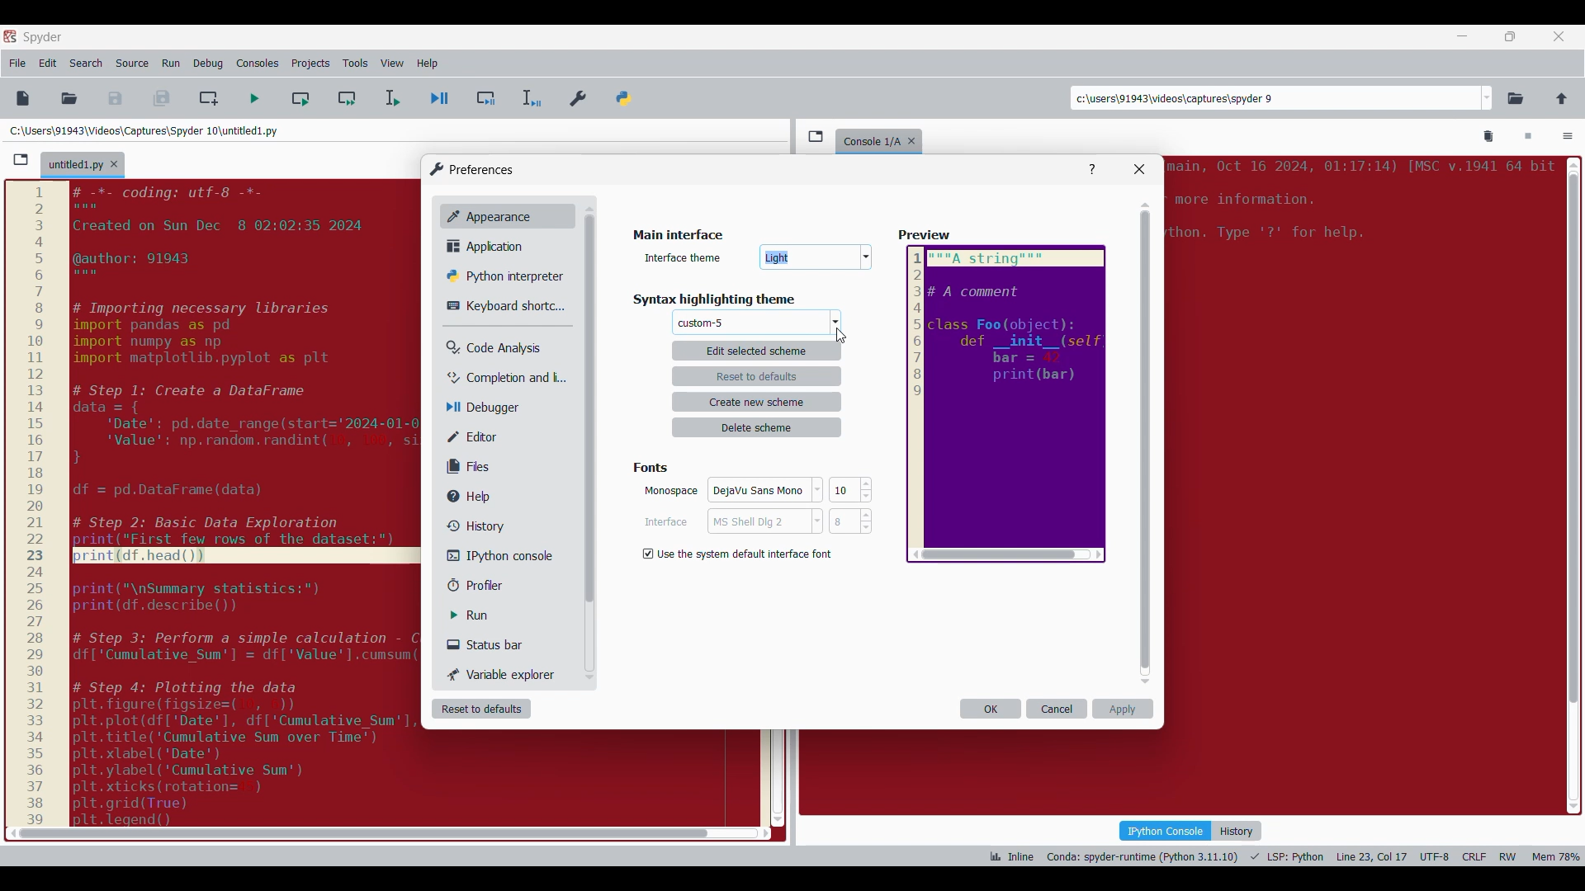  What do you see at coordinates (131, 64) in the screenshot?
I see `Source menu` at bounding box center [131, 64].